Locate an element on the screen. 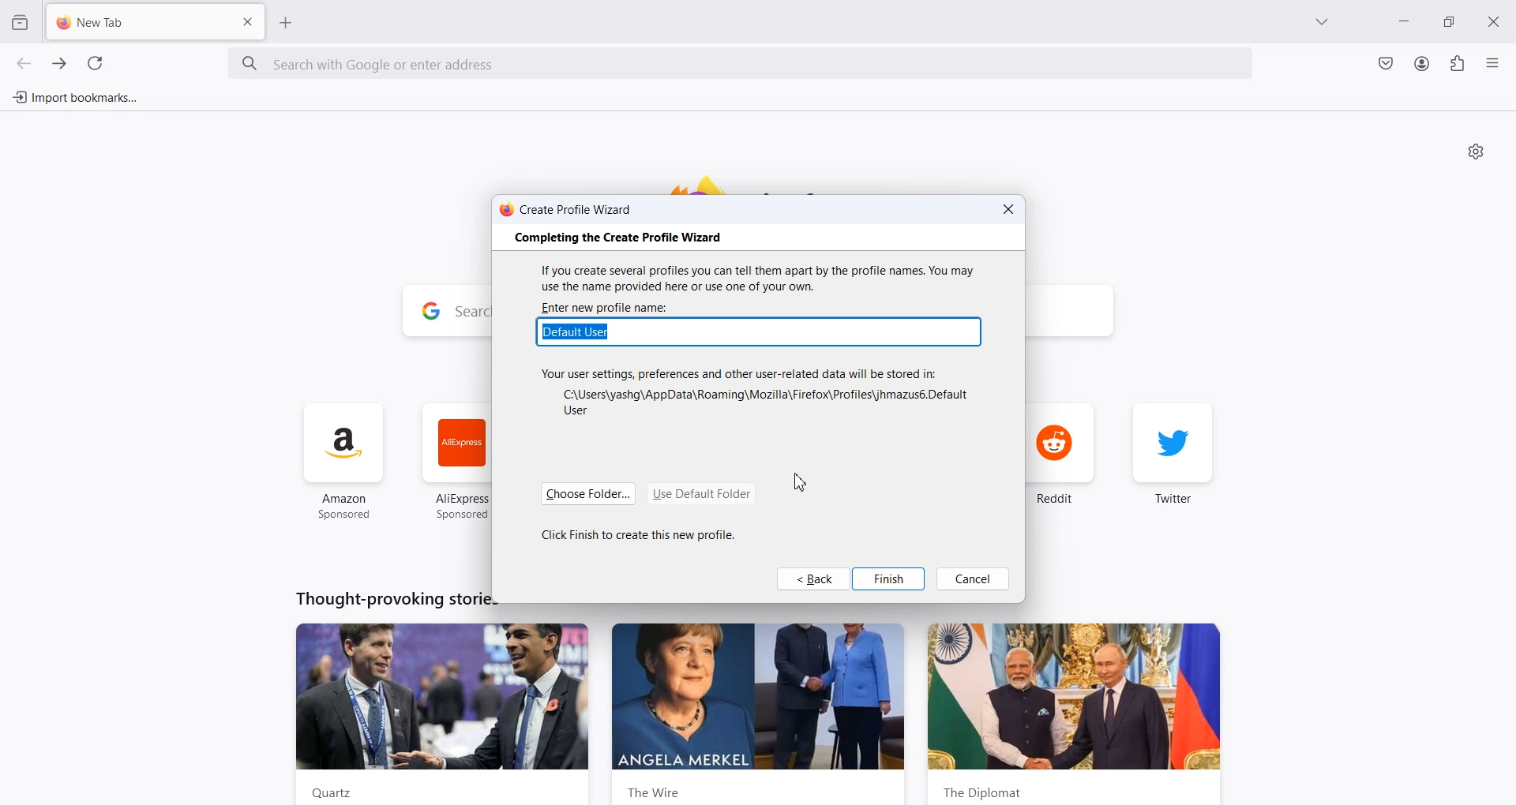  twiter is located at coordinates (1176, 451).